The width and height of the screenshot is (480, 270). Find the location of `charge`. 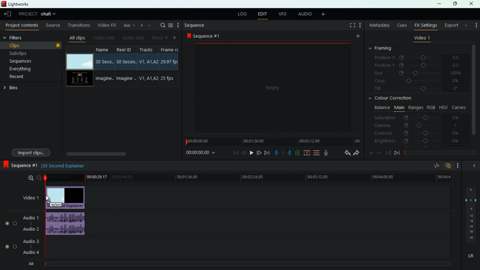

charge is located at coordinates (298, 153).